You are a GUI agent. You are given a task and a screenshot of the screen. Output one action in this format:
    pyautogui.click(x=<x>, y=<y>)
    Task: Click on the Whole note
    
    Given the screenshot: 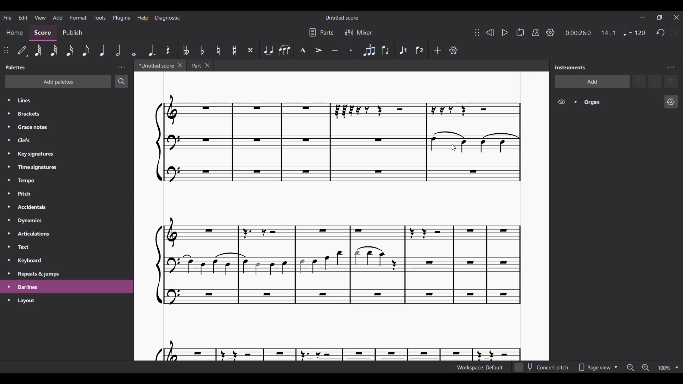 What is the action you would take?
    pyautogui.click(x=134, y=50)
    